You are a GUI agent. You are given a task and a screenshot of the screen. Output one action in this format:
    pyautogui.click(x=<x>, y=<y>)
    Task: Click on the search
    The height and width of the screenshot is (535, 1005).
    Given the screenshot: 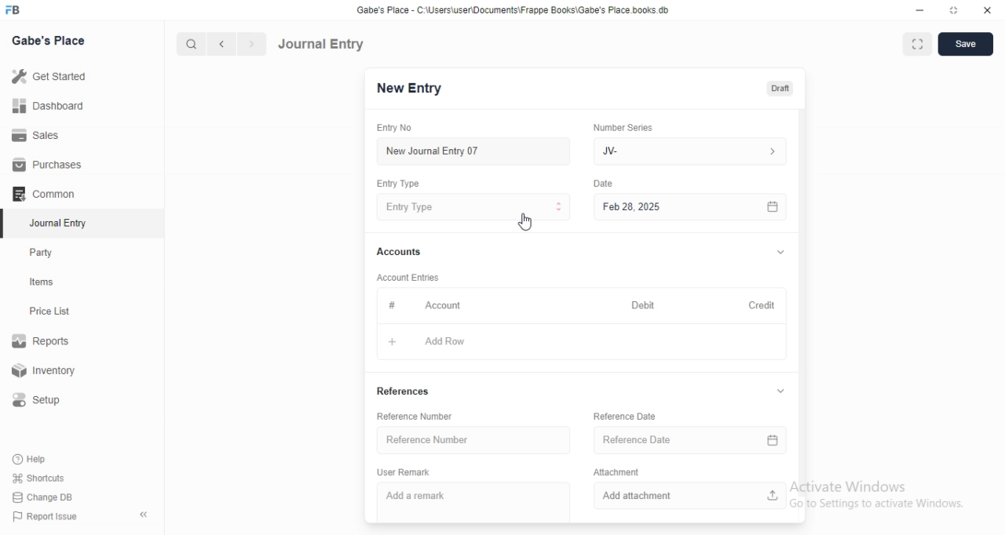 What is the action you would take?
    pyautogui.click(x=189, y=44)
    